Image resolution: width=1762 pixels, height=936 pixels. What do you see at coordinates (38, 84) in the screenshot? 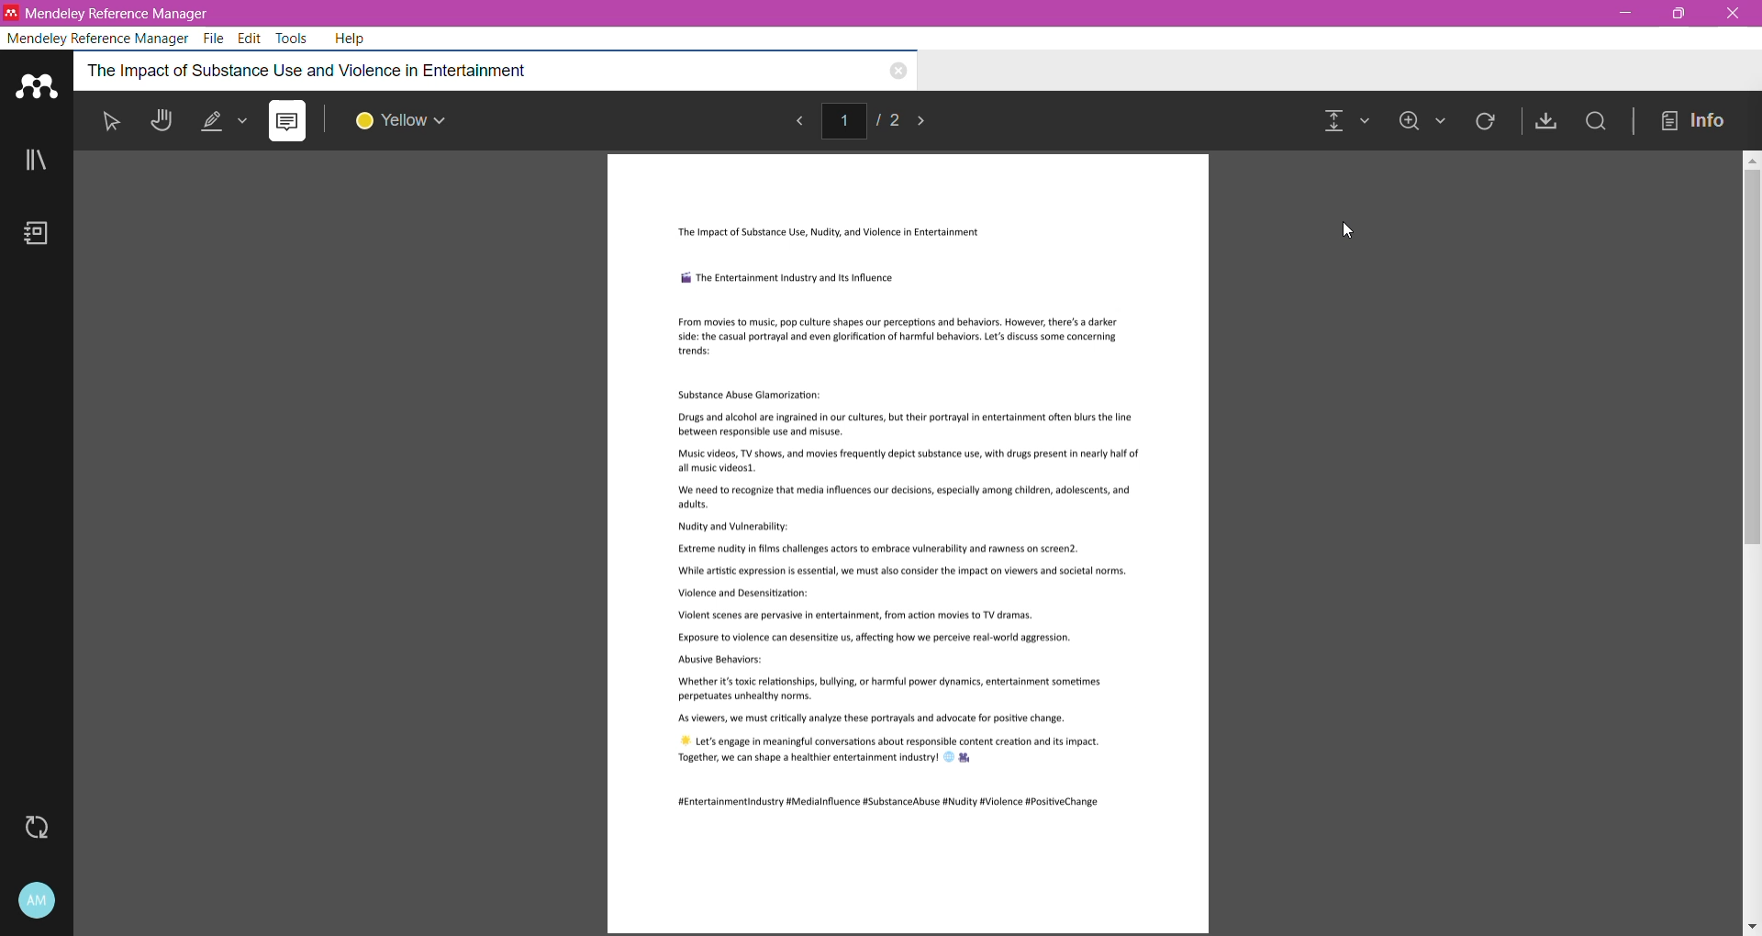
I see `Application Logo` at bounding box center [38, 84].